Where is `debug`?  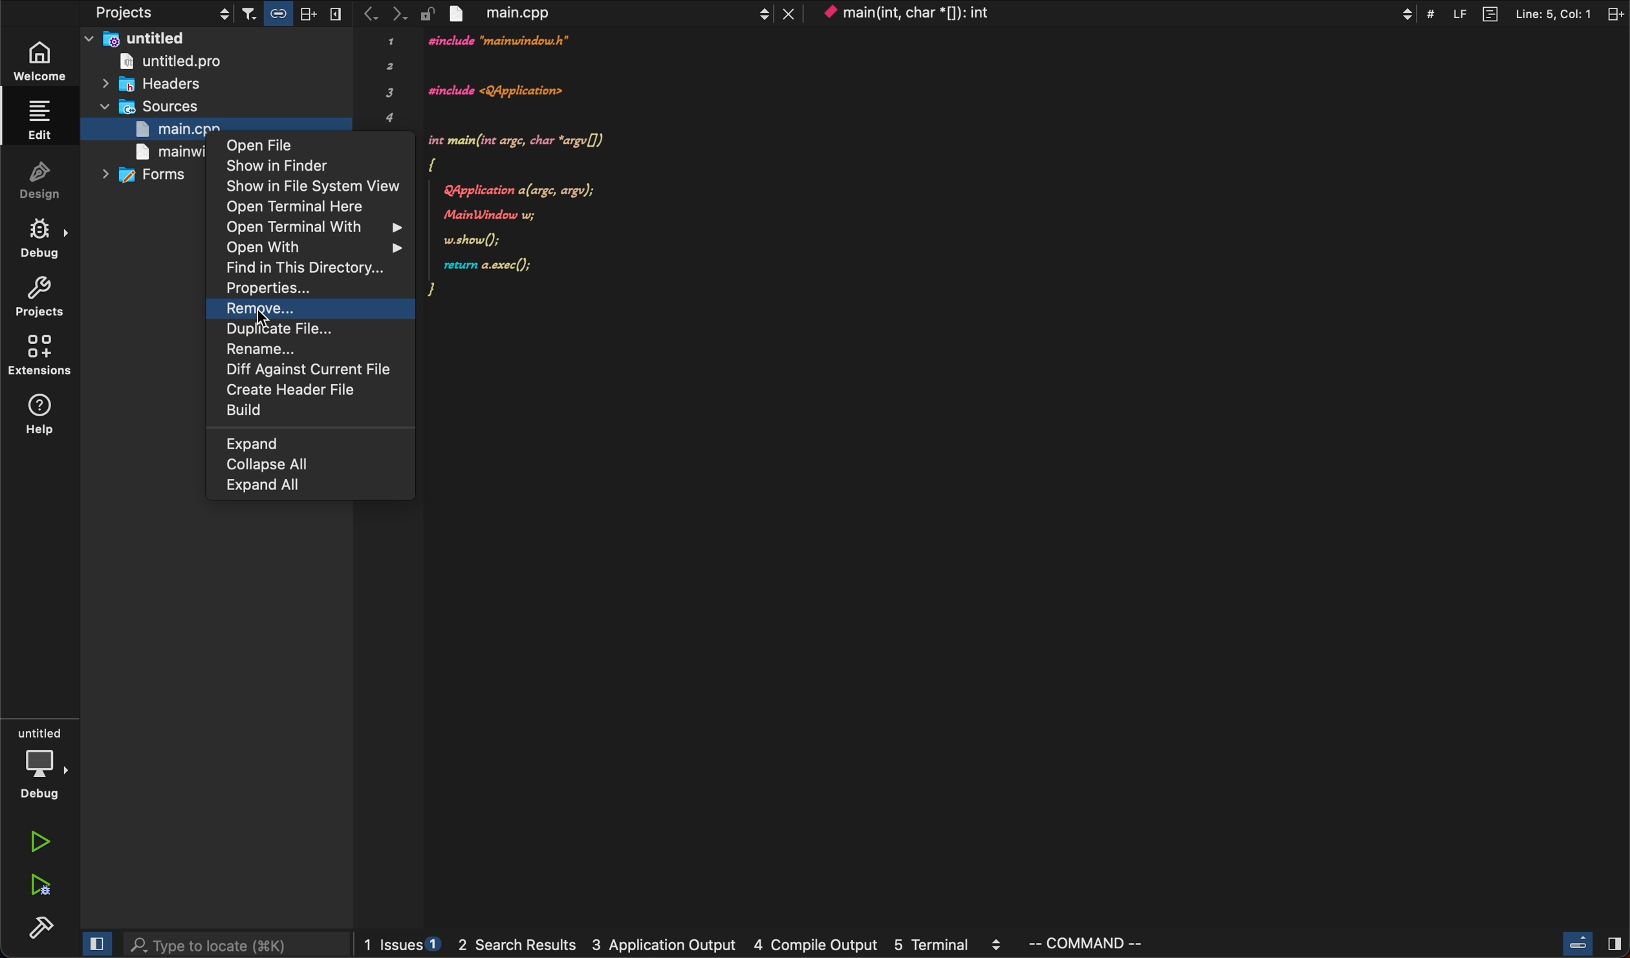
debug is located at coordinates (39, 762).